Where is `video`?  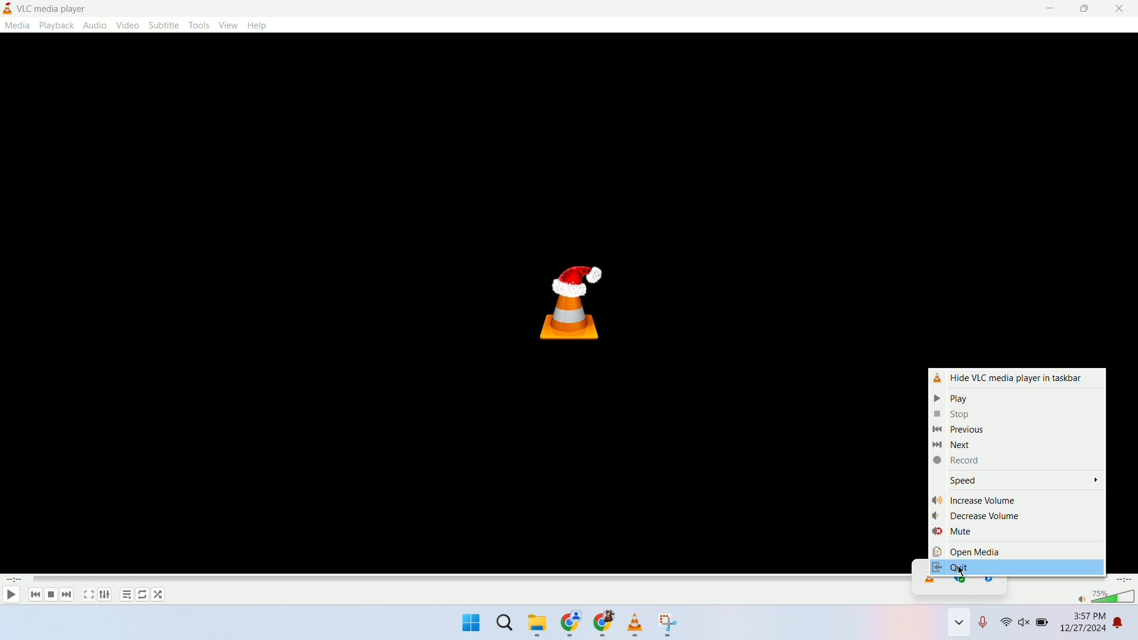 video is located at coordinates (127, 25).